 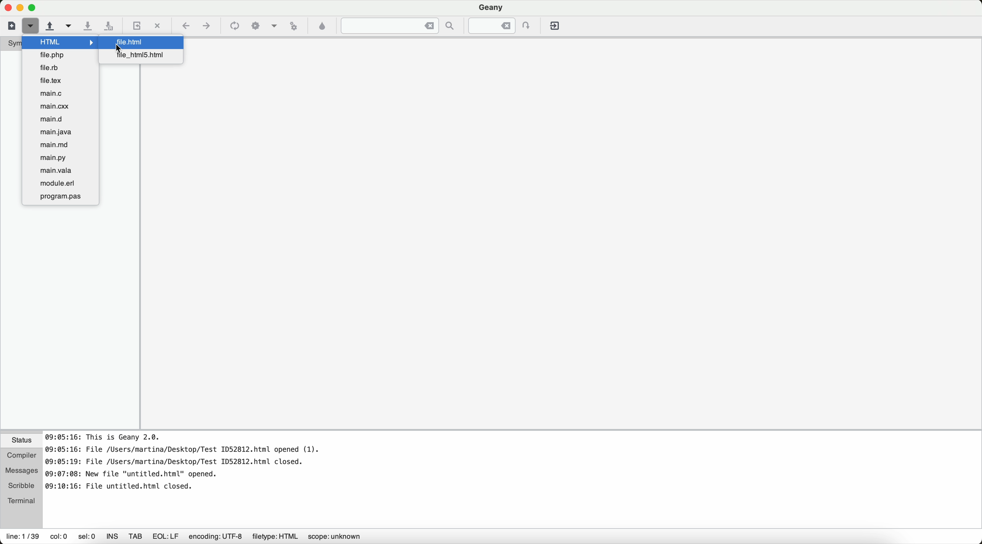 I want to click on information, so click(x=185, y=536).